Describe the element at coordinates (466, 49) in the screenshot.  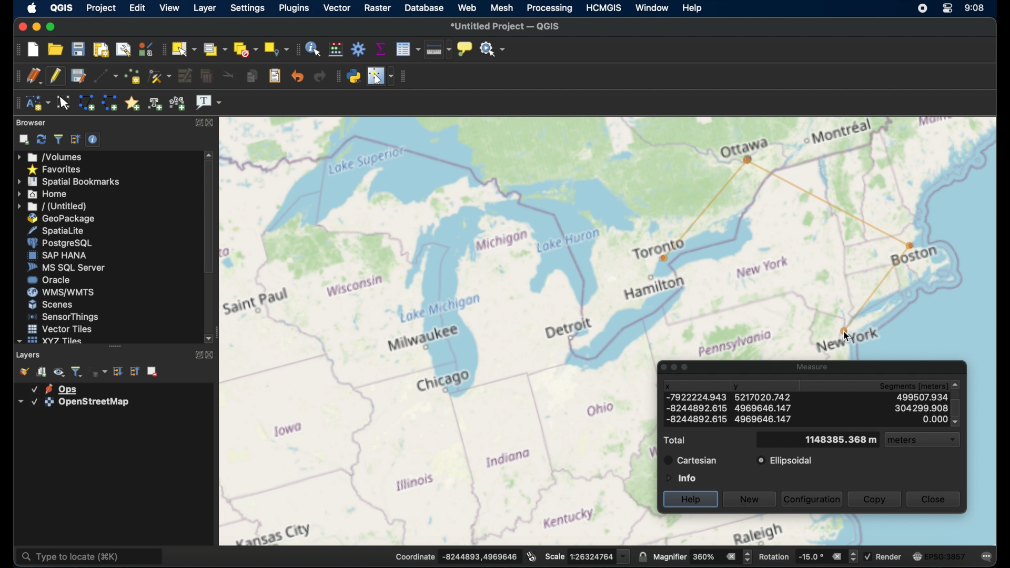
I see `show map tips` at that location.